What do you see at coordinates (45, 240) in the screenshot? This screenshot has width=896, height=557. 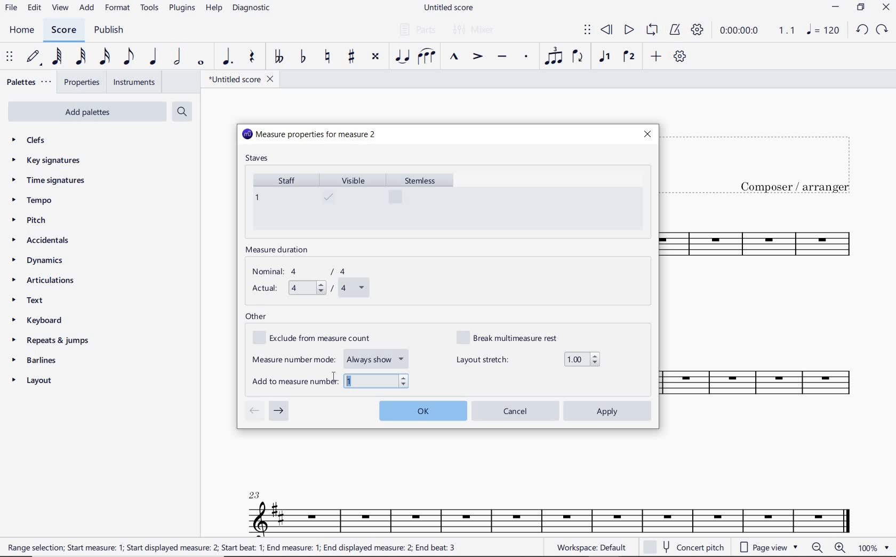 I see `ACCIDENTALS` at bounding box center [45, 240].